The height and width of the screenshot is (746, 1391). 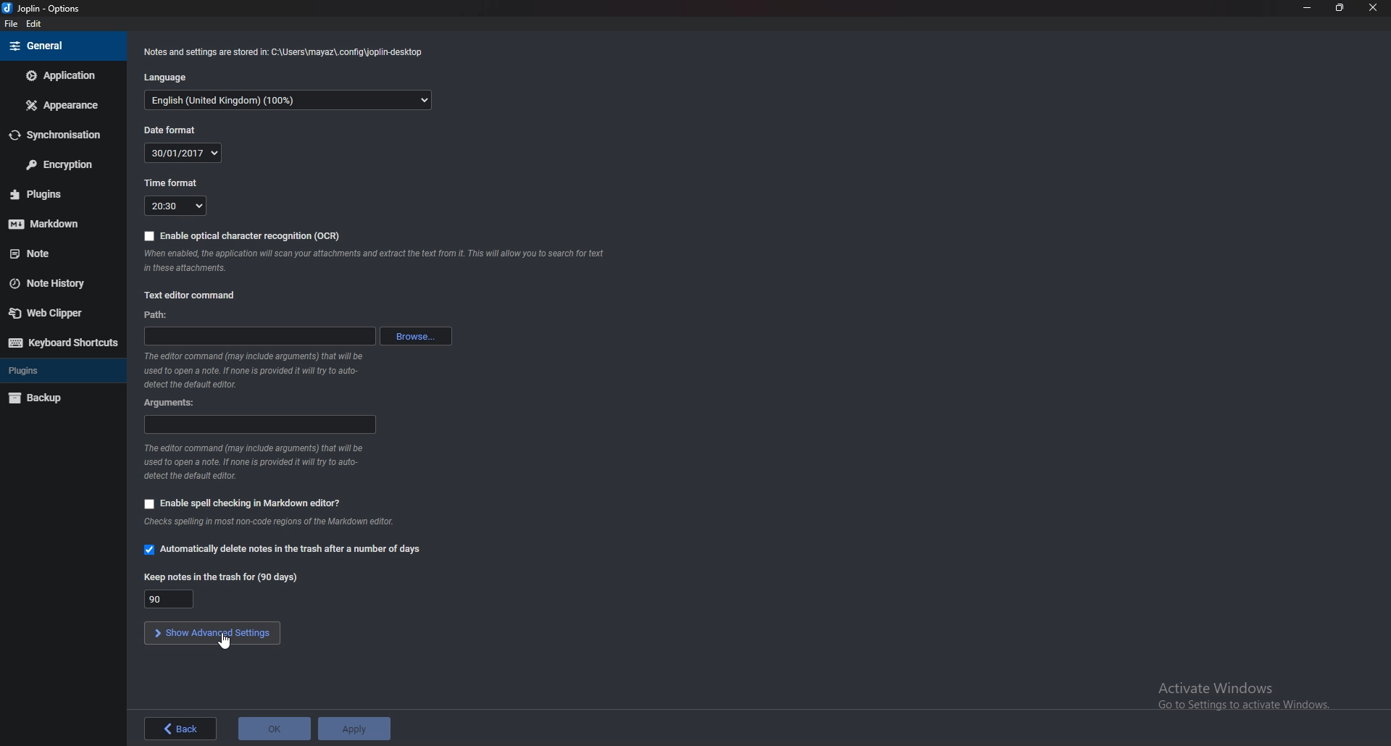 I want to click on general, so click(x=62, y=46).